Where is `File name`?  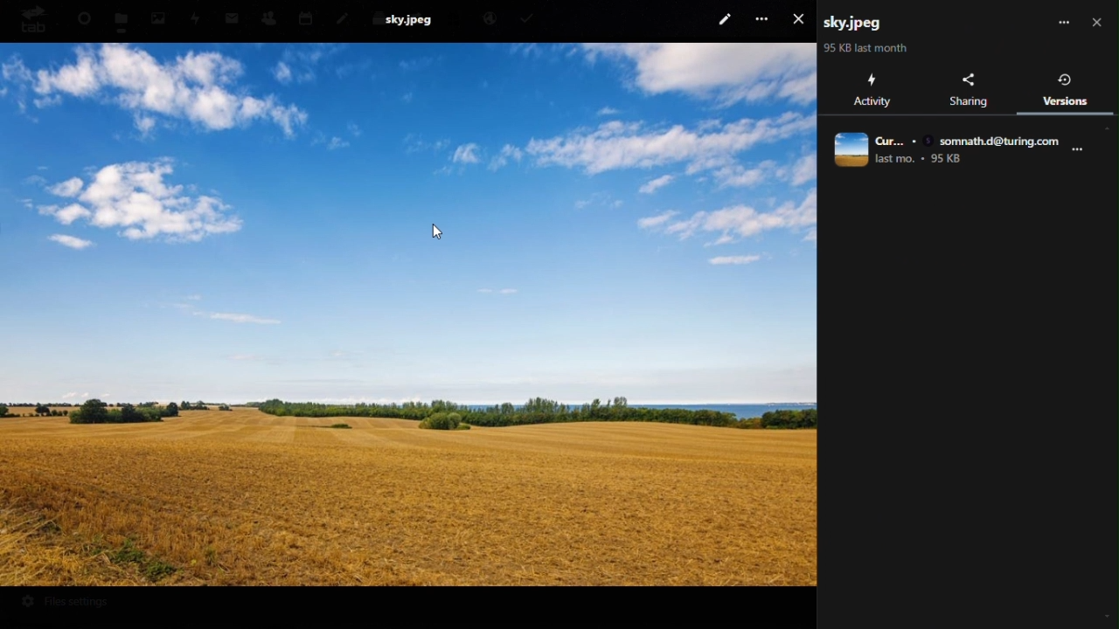 File name is located at coordinates (409, 18).